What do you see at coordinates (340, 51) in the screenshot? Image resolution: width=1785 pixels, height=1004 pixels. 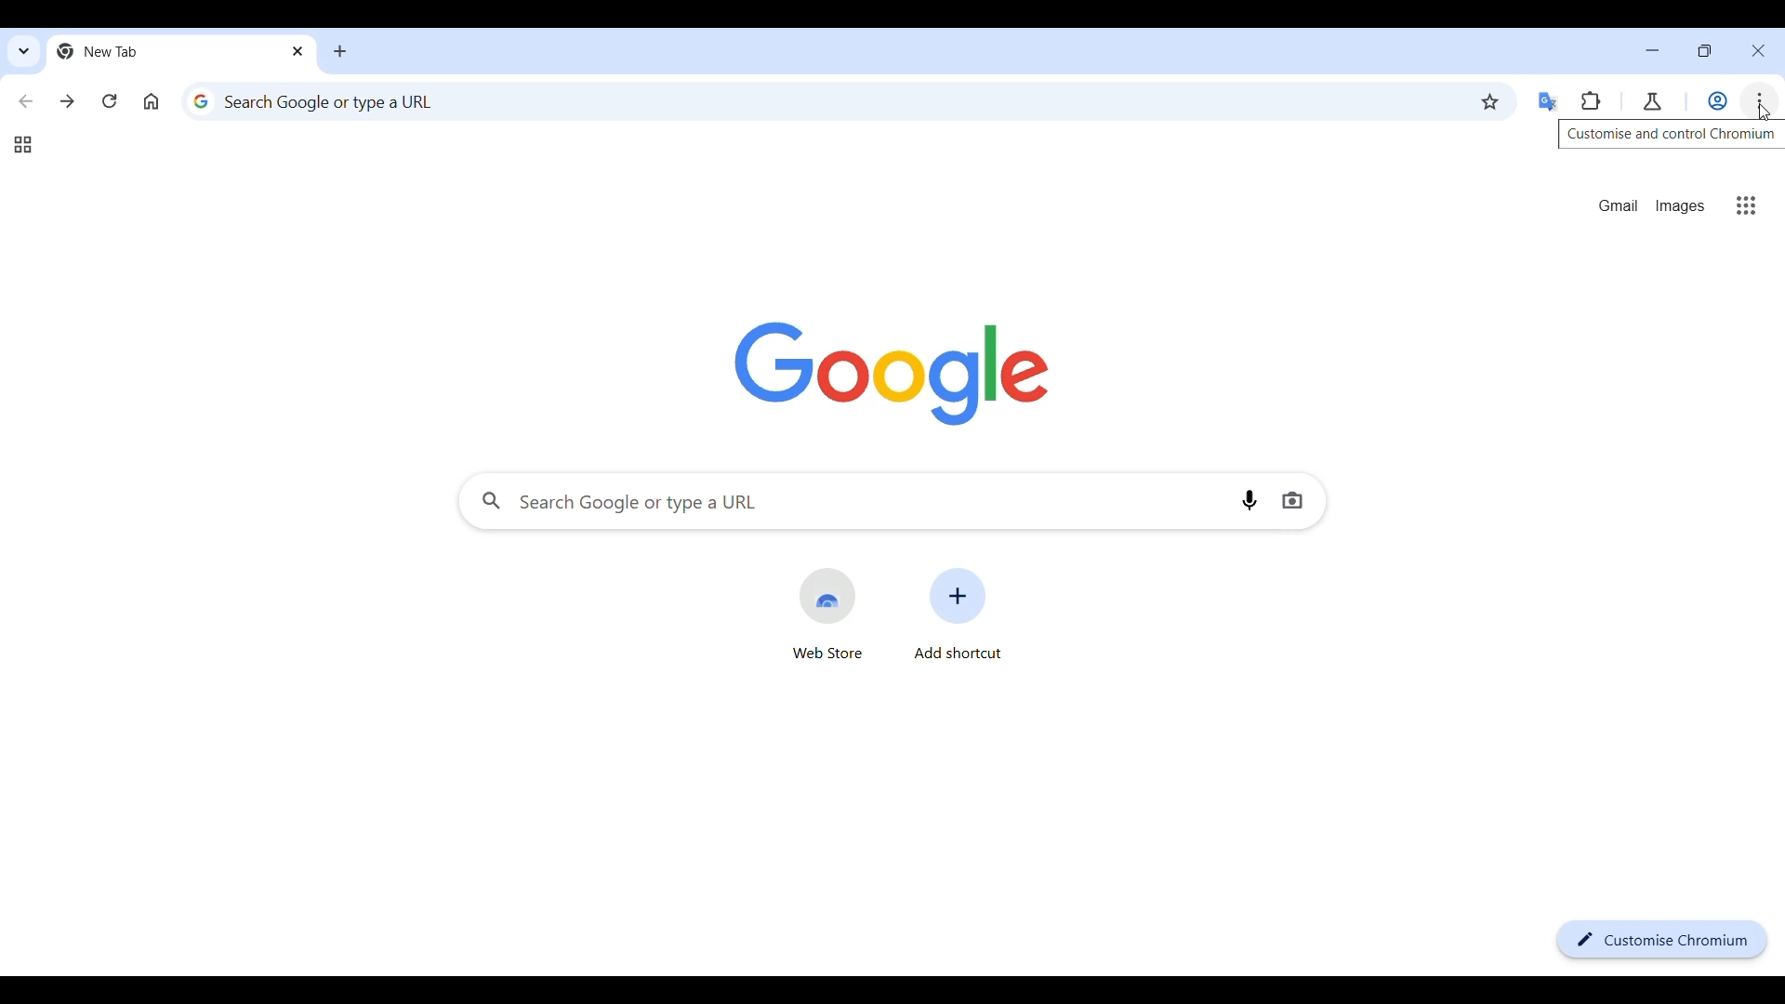 I see `Add new tab` at bounding box center [340, 51].